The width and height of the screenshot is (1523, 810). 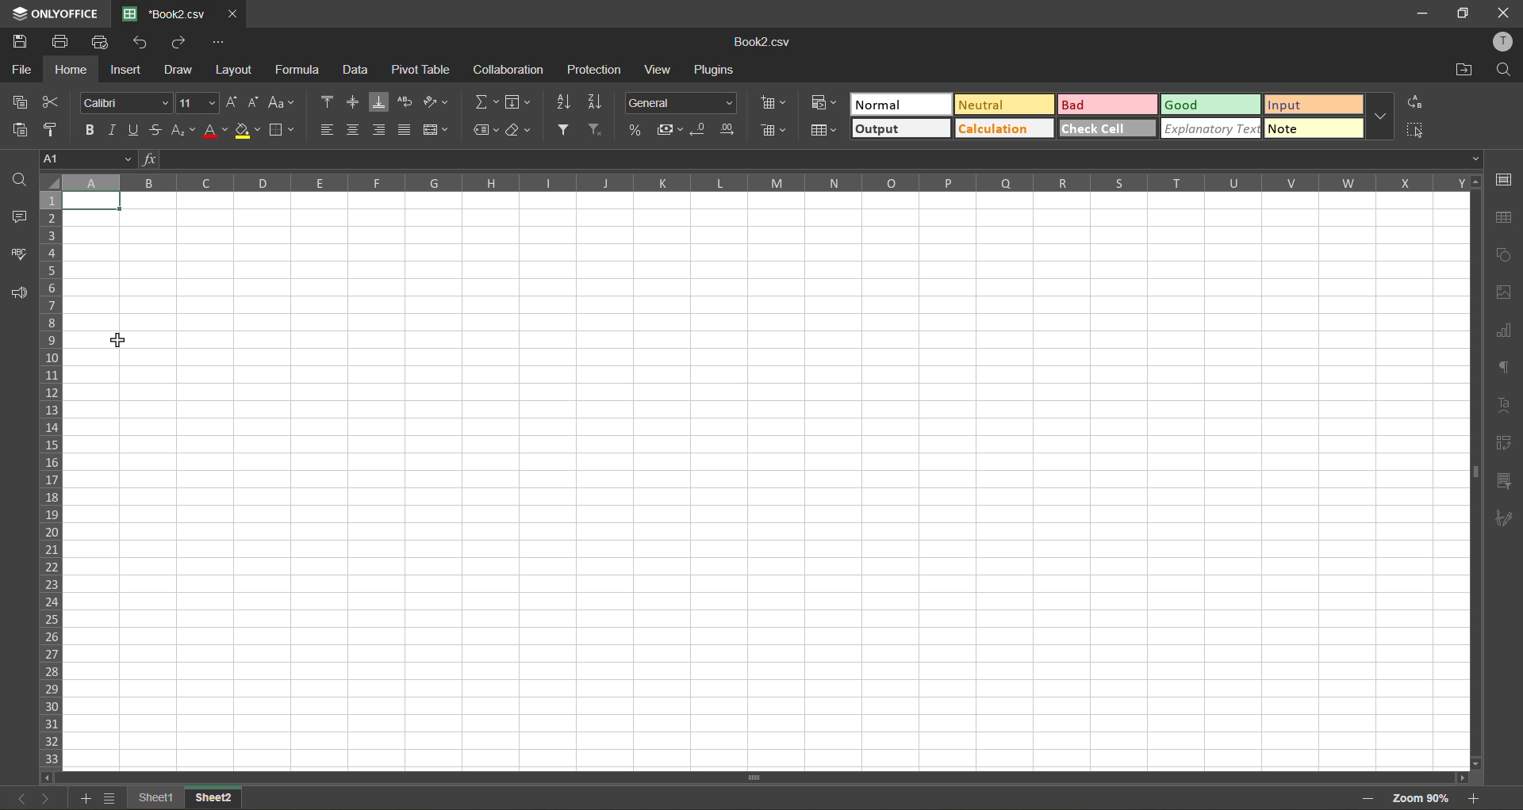 What do you see at coordinates (685, 101) in the screenshot?
I see `number format` at bounding box center [685, 101].